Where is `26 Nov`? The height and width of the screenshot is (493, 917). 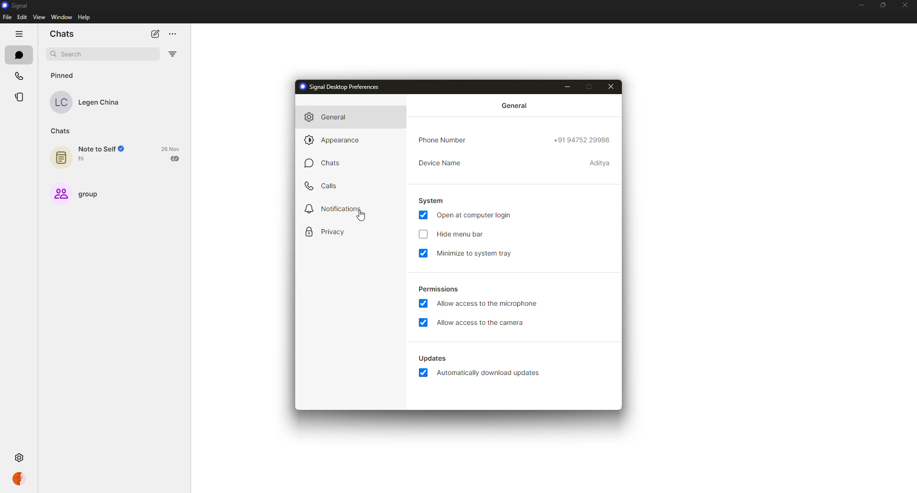
26 Nov is located at coordinates (171, 148).